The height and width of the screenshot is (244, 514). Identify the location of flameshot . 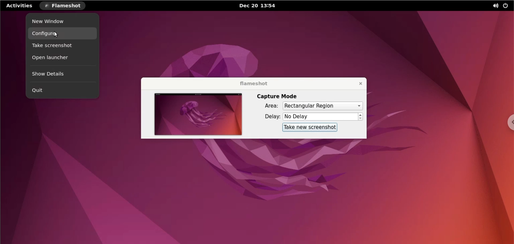
(257, 83).